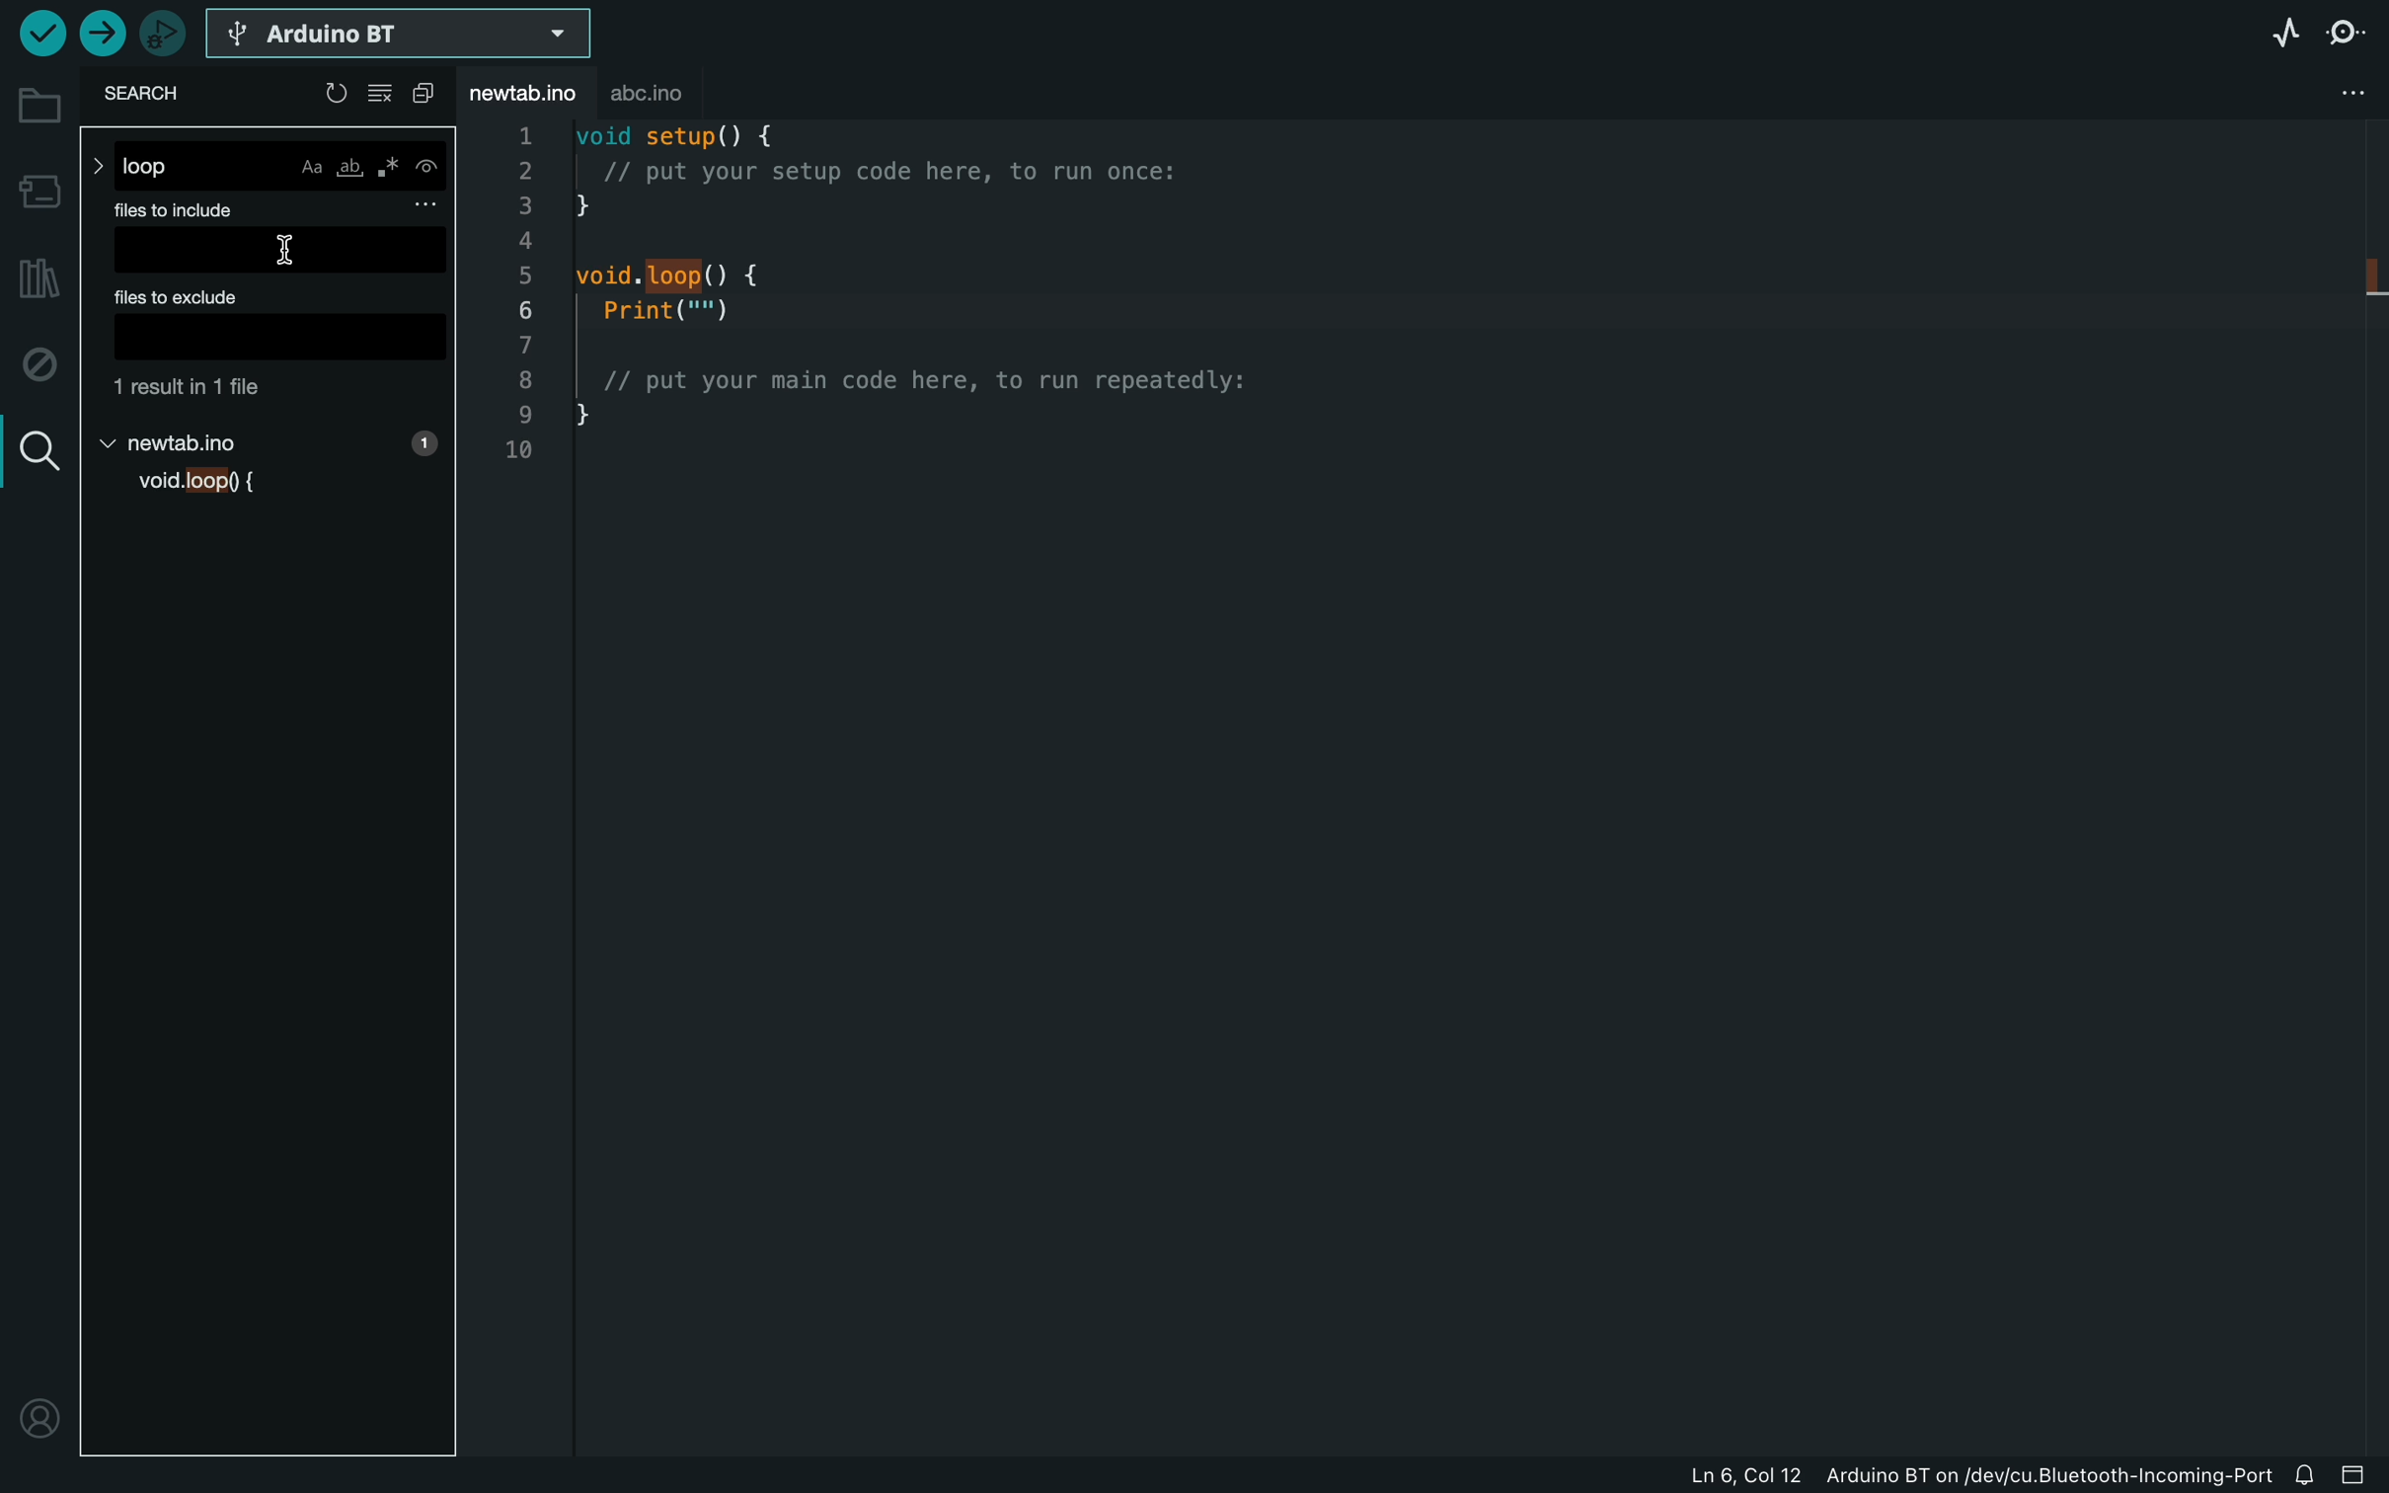 The height and width of the screenshot is (1493, 2389). What do you see at coordinates (42, 364) in the screenshot?
I see `debug` at bounding box center [42, 364].